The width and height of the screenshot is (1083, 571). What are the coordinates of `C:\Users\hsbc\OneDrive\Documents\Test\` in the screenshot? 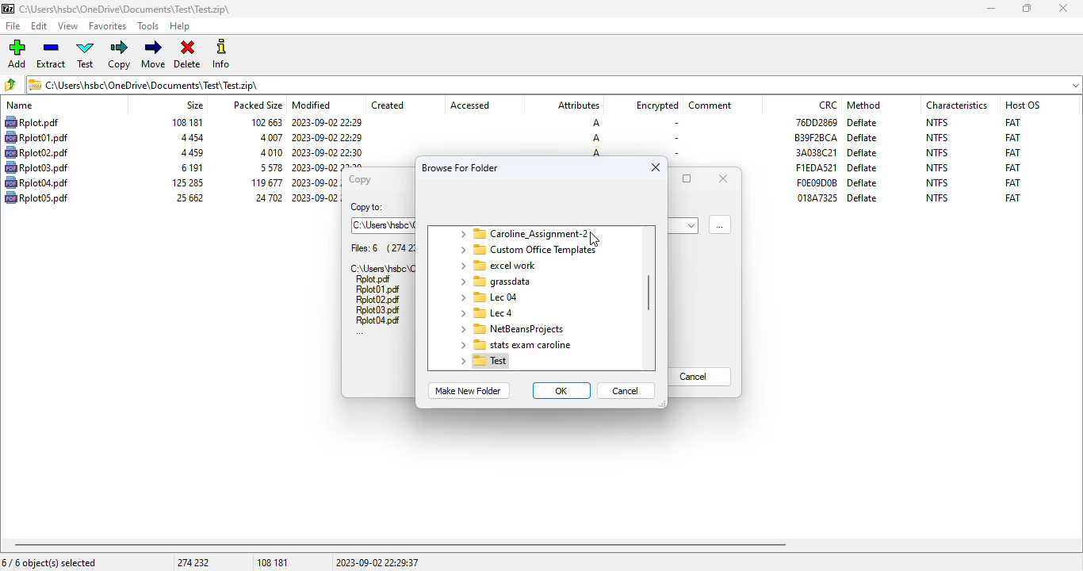 It's located at (384, 225).